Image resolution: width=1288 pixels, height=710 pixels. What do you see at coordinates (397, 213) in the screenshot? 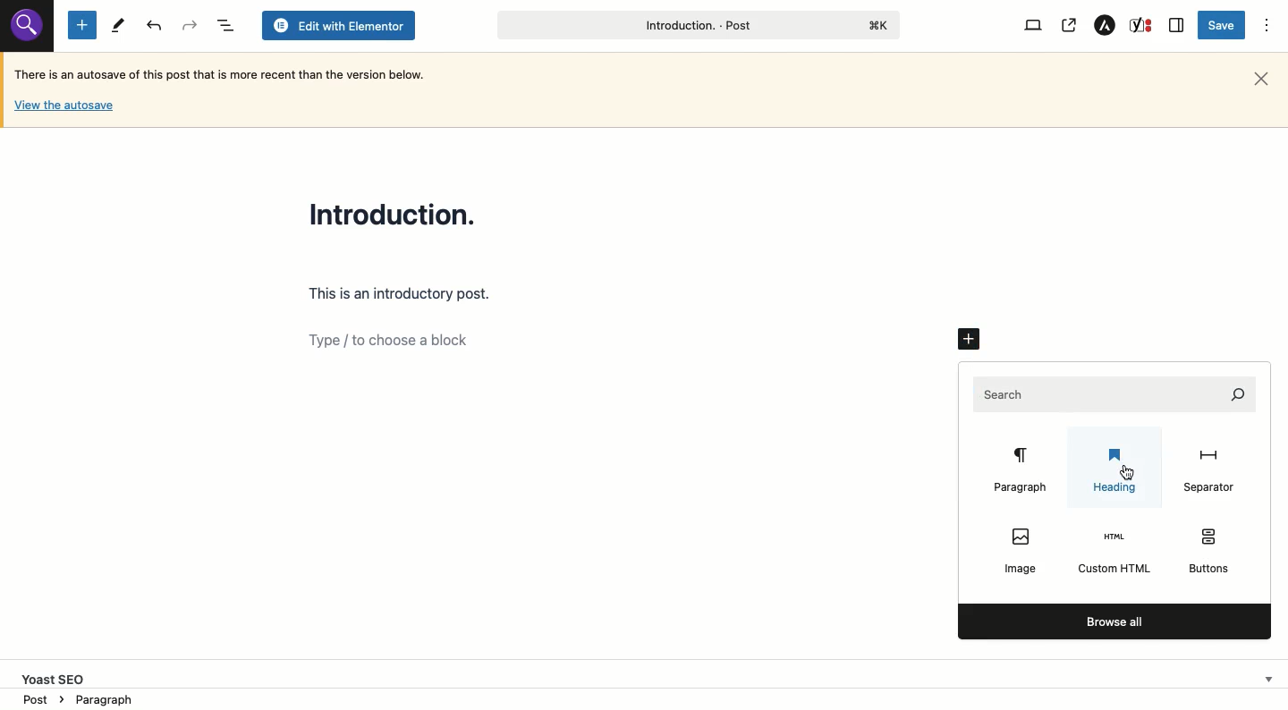
I see `Title` at bounding box center [397, 213].